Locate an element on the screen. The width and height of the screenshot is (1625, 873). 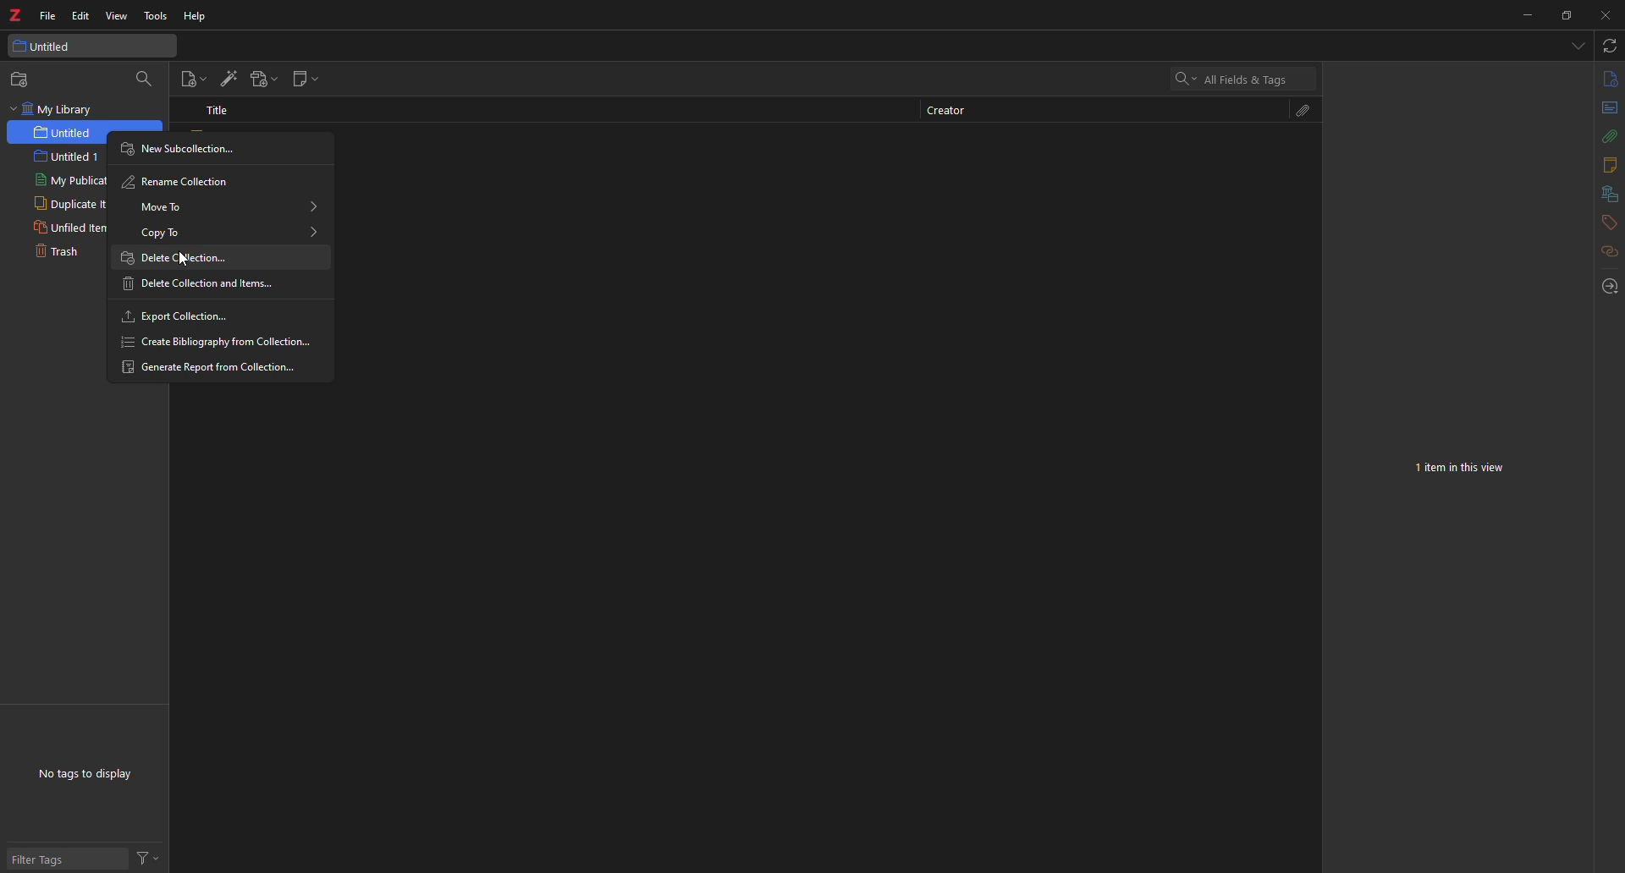
new note is located at coordinates (306, 79).